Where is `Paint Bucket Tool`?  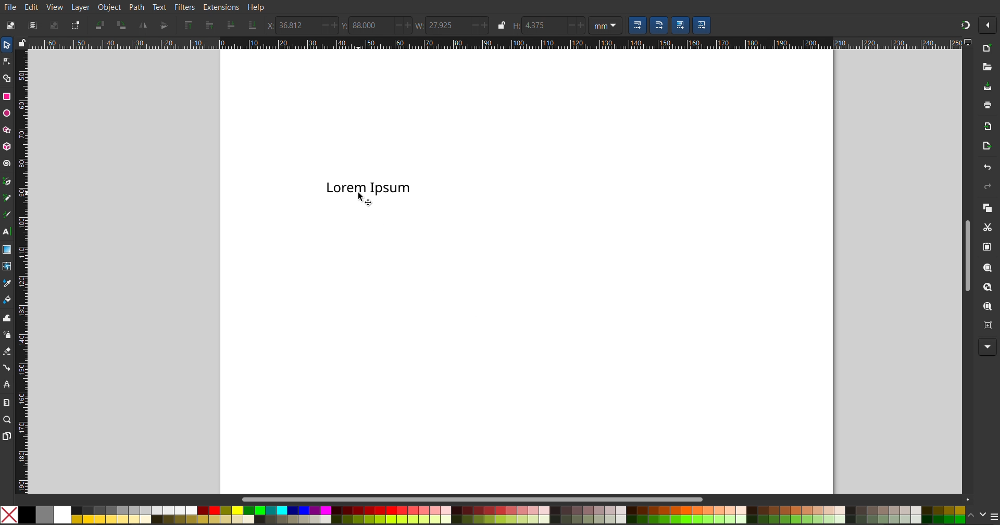
Paint Bucket Tool is located at coordinates (8, 297).